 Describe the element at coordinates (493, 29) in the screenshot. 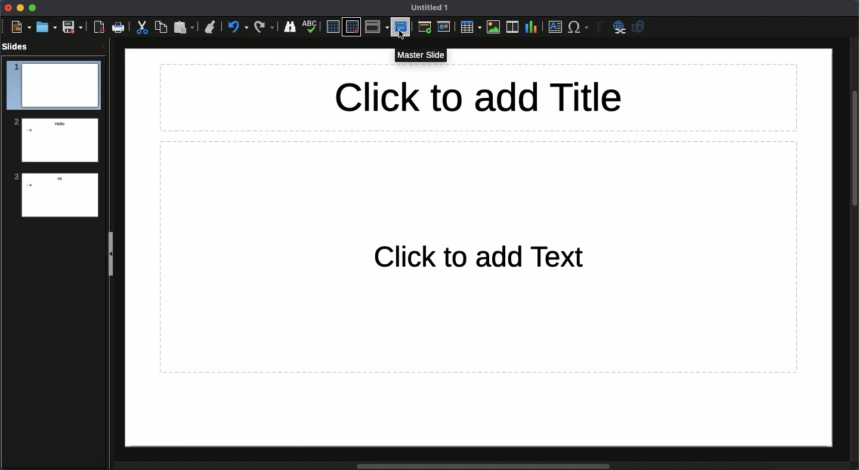

I see `Images` at that location.